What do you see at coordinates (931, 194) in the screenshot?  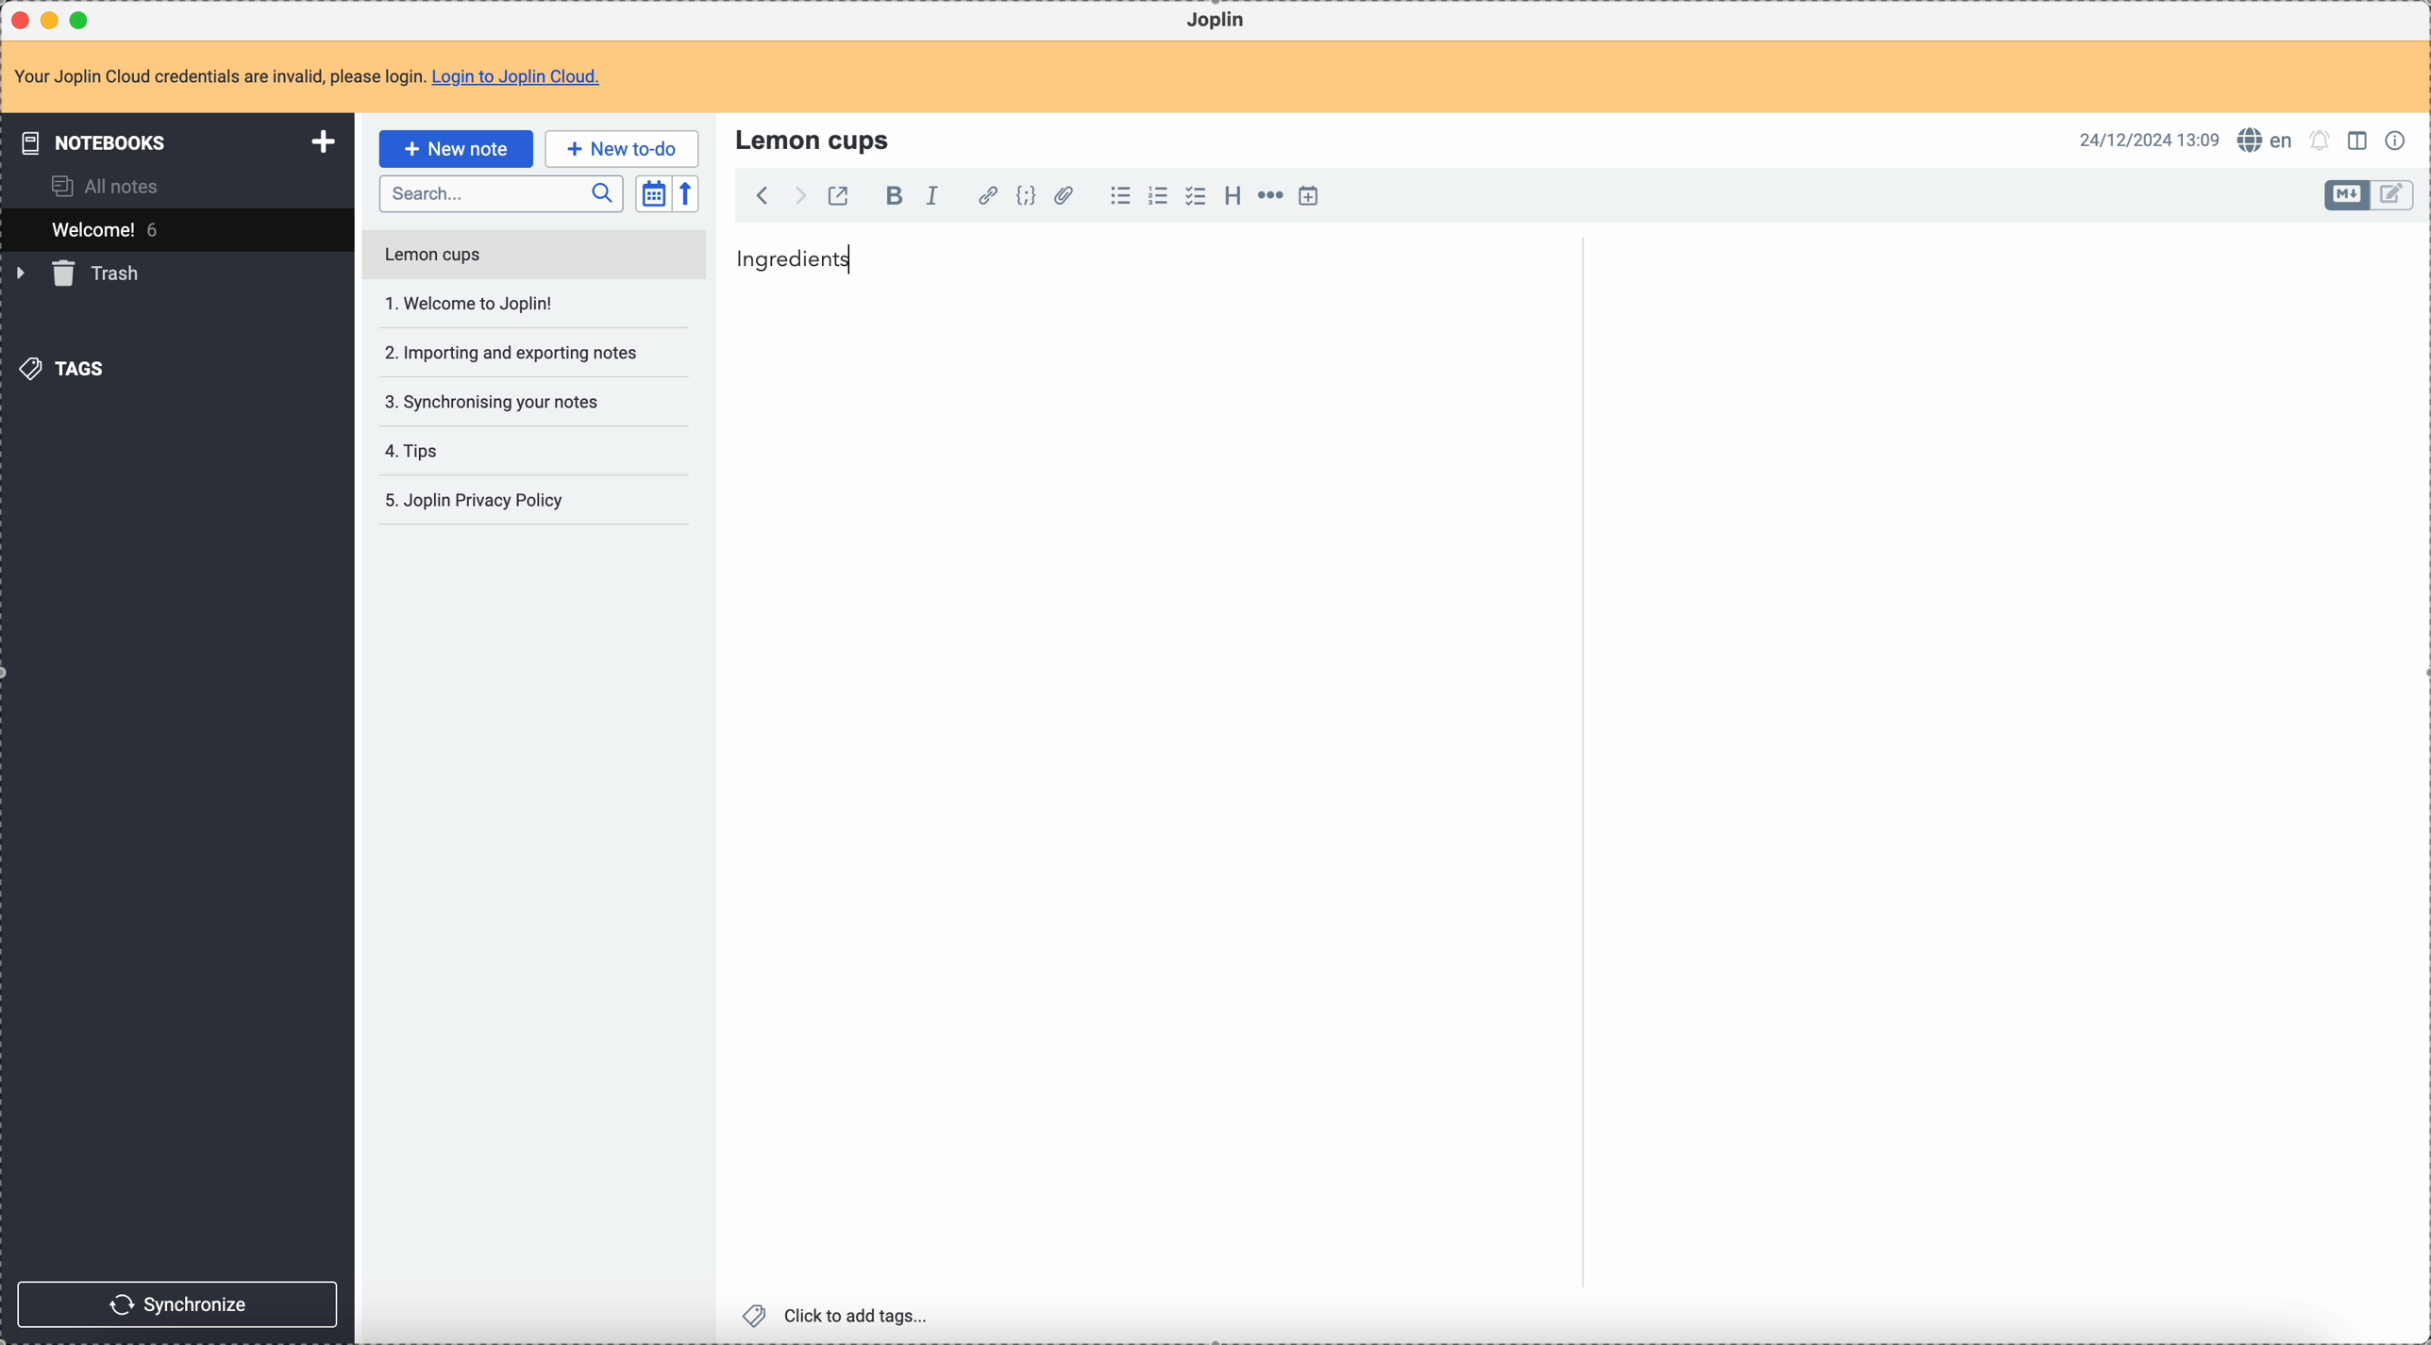 I see `italic` at bounding box center [931, 194].